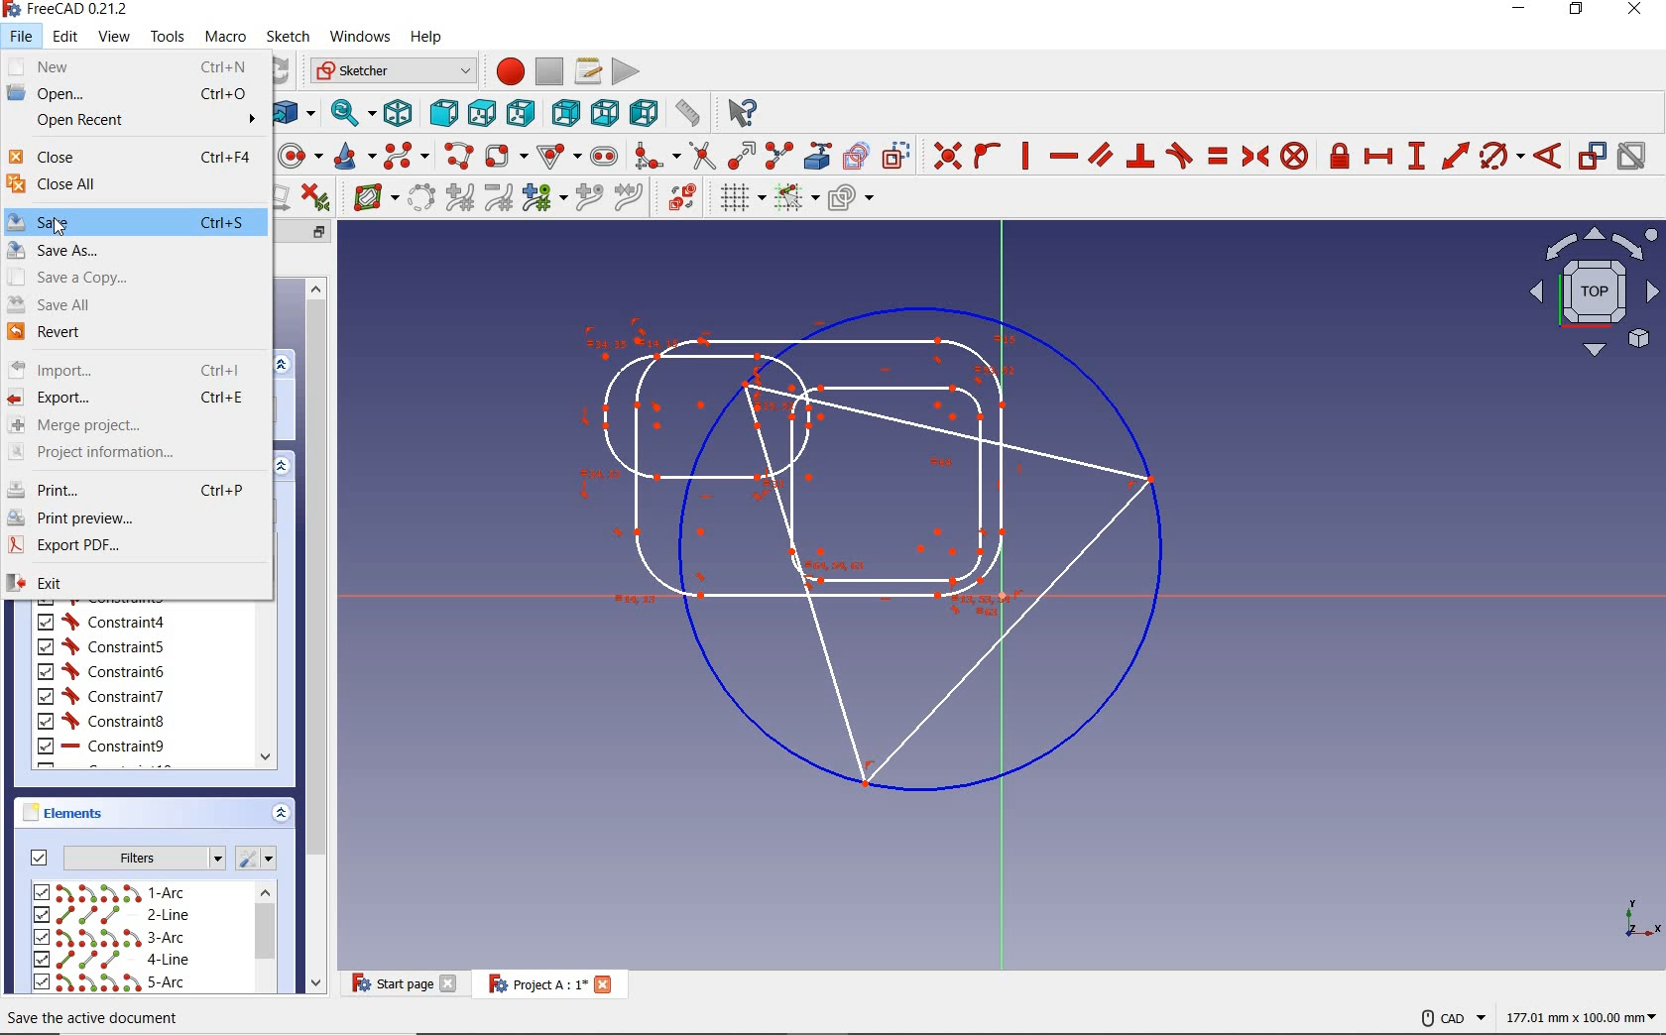  I want to click on restore down, so click(1577, 10).